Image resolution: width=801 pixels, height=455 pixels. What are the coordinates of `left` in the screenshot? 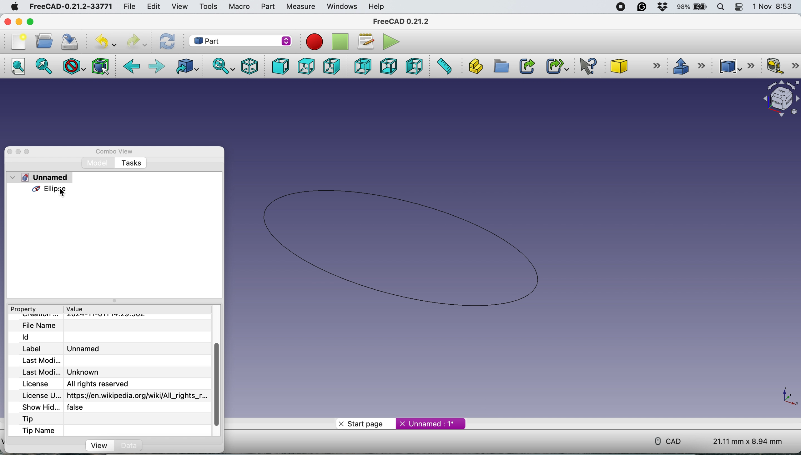 It's located at (414, 66).